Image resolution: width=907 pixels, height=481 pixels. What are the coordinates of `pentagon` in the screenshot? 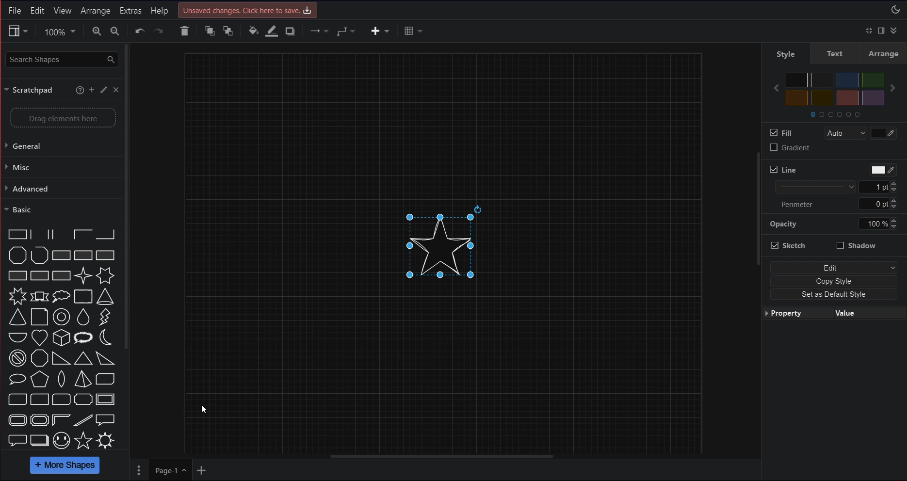 It's located at (39, 379).